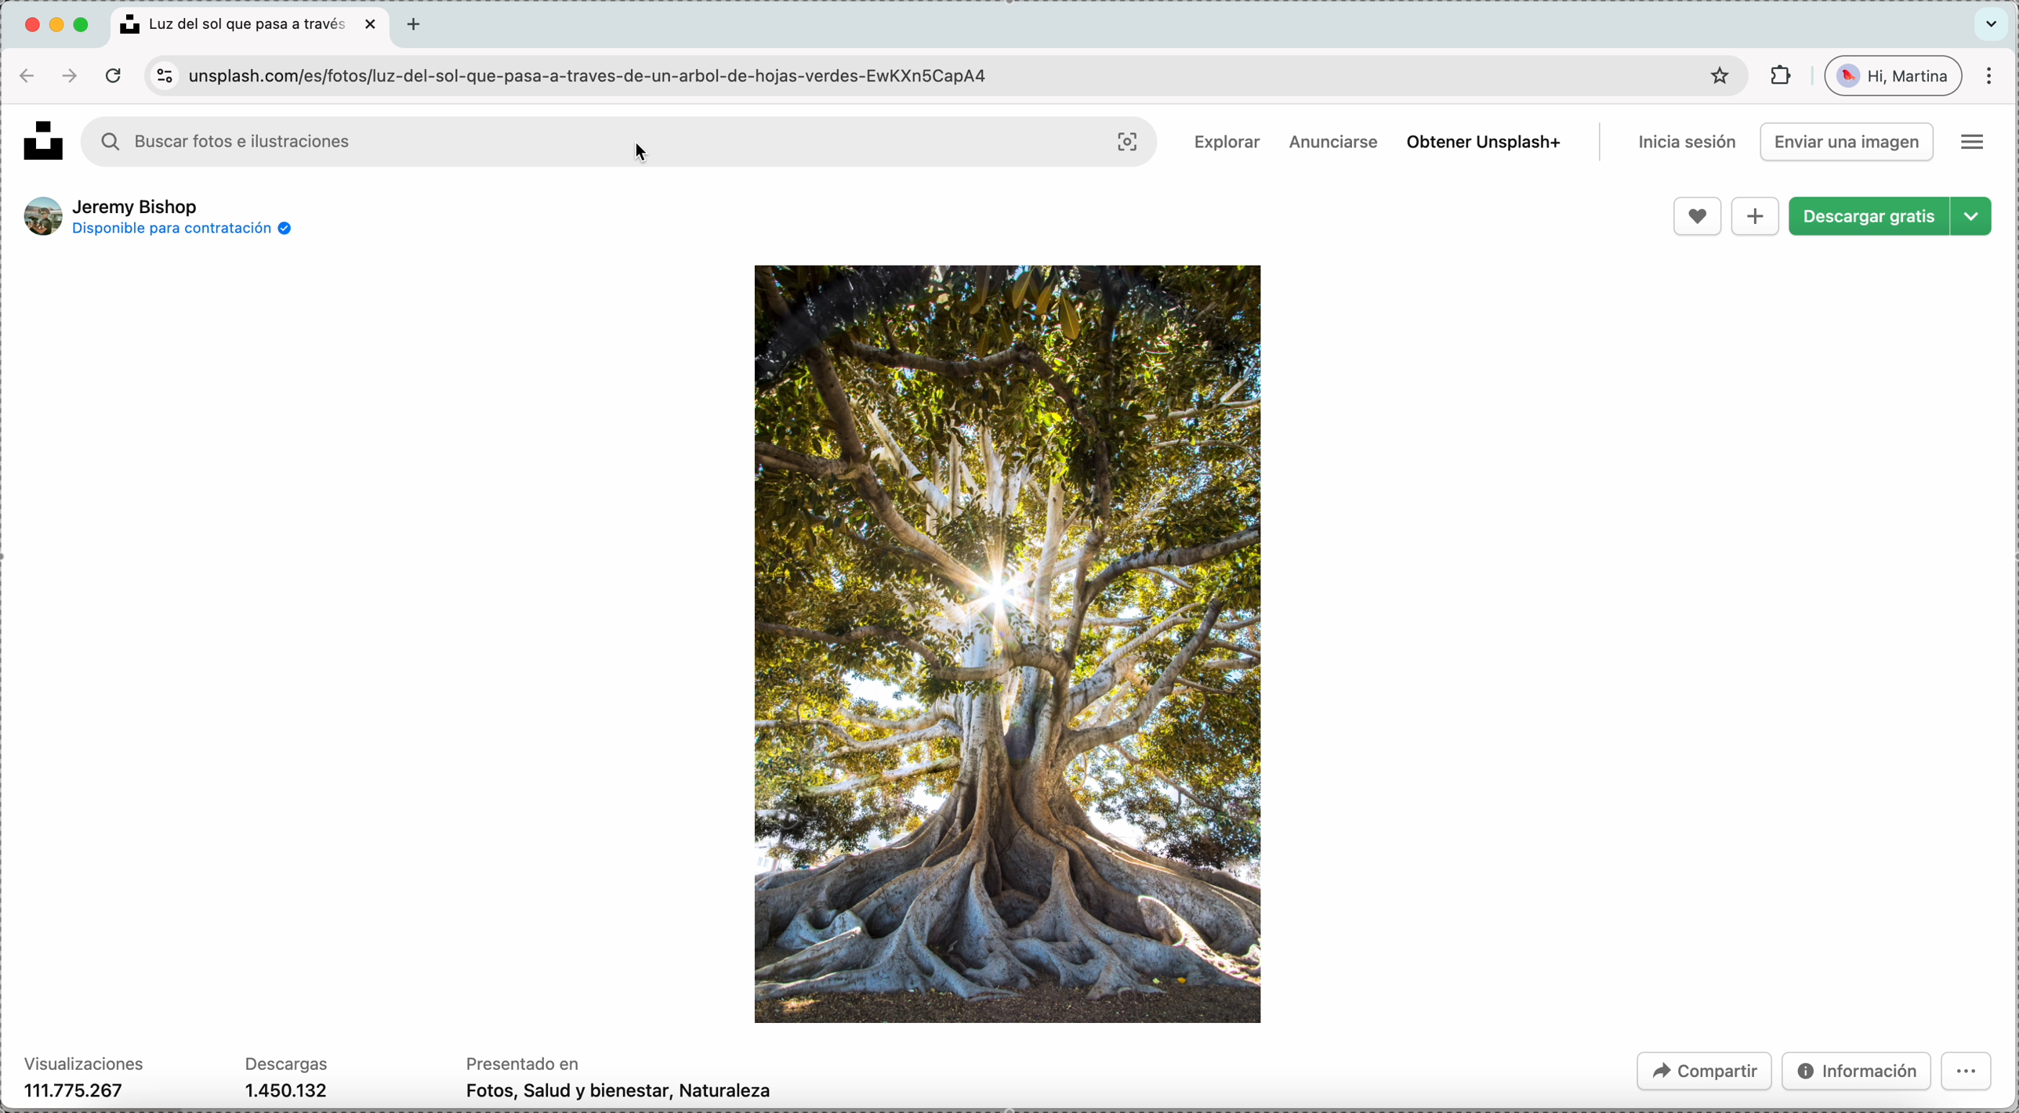  I want to click on cursor, so click(649, 155).